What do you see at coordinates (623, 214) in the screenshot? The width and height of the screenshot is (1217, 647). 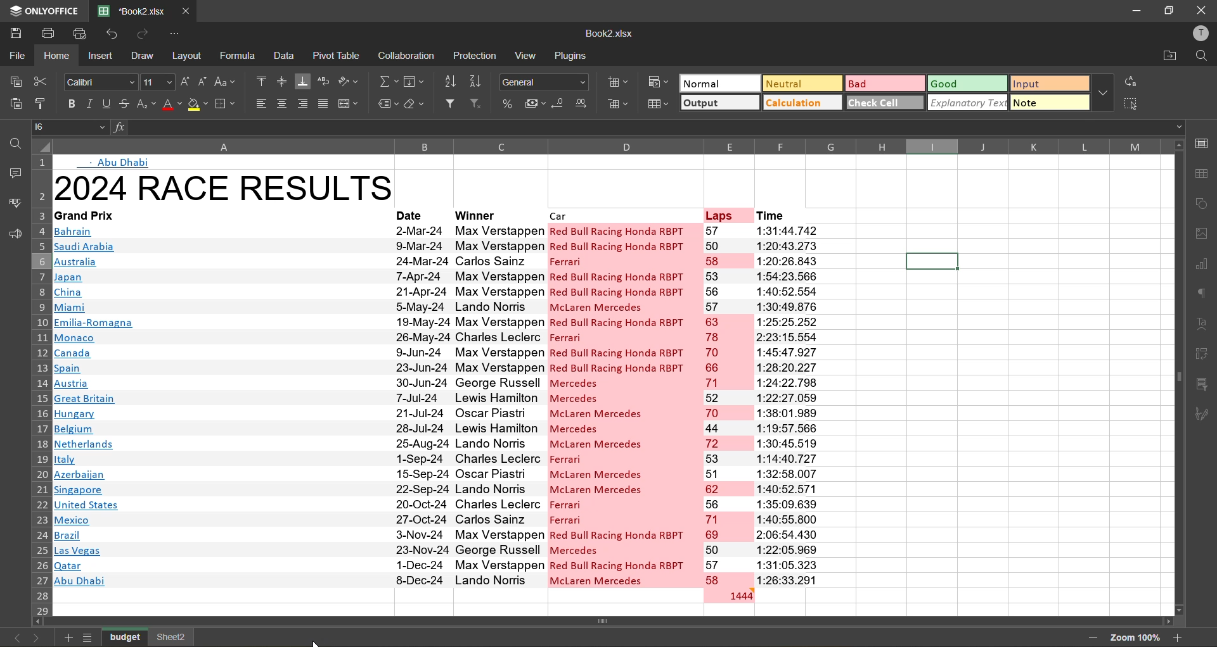 I see `car` at bounding box center [623, 214].